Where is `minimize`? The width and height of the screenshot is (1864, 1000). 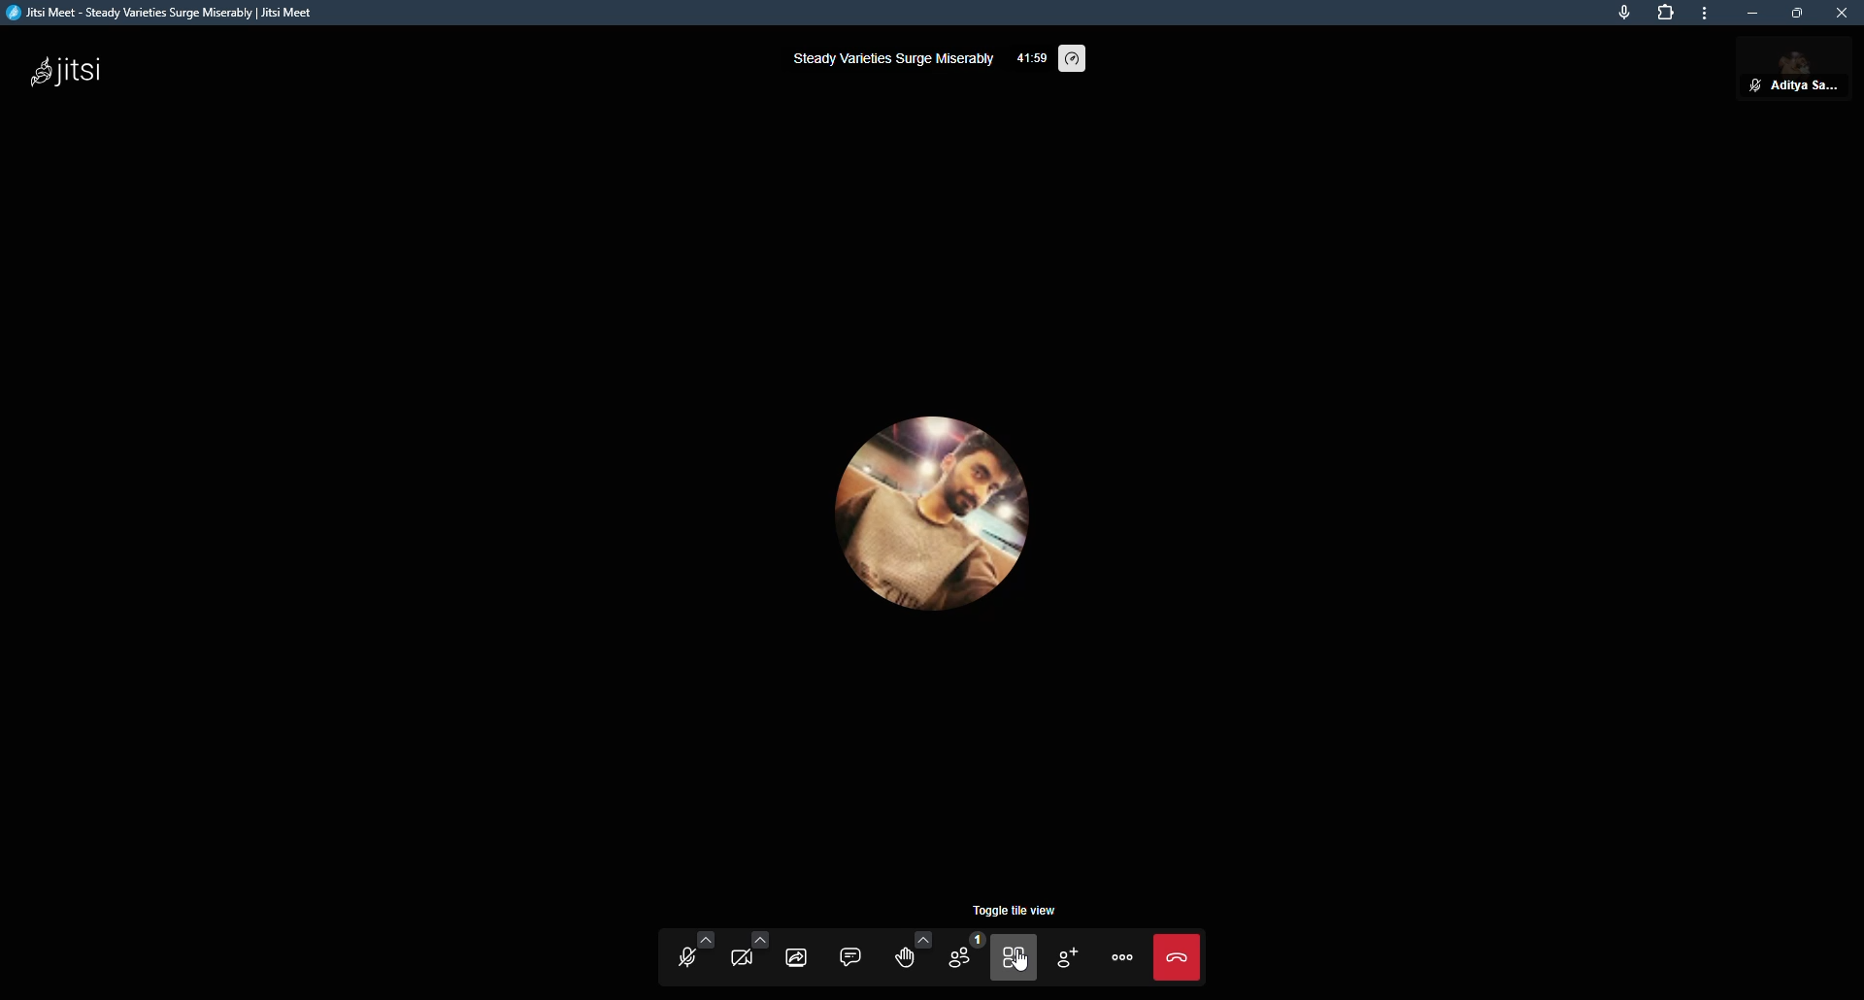
minimize is located at coordinates (1753, 13).